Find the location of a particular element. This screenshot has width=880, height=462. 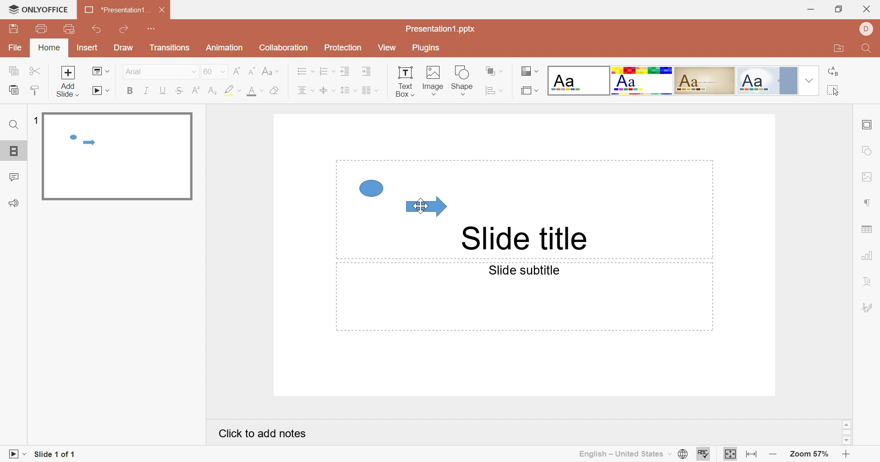

Change slide layout is located at coordinates (101, 71).